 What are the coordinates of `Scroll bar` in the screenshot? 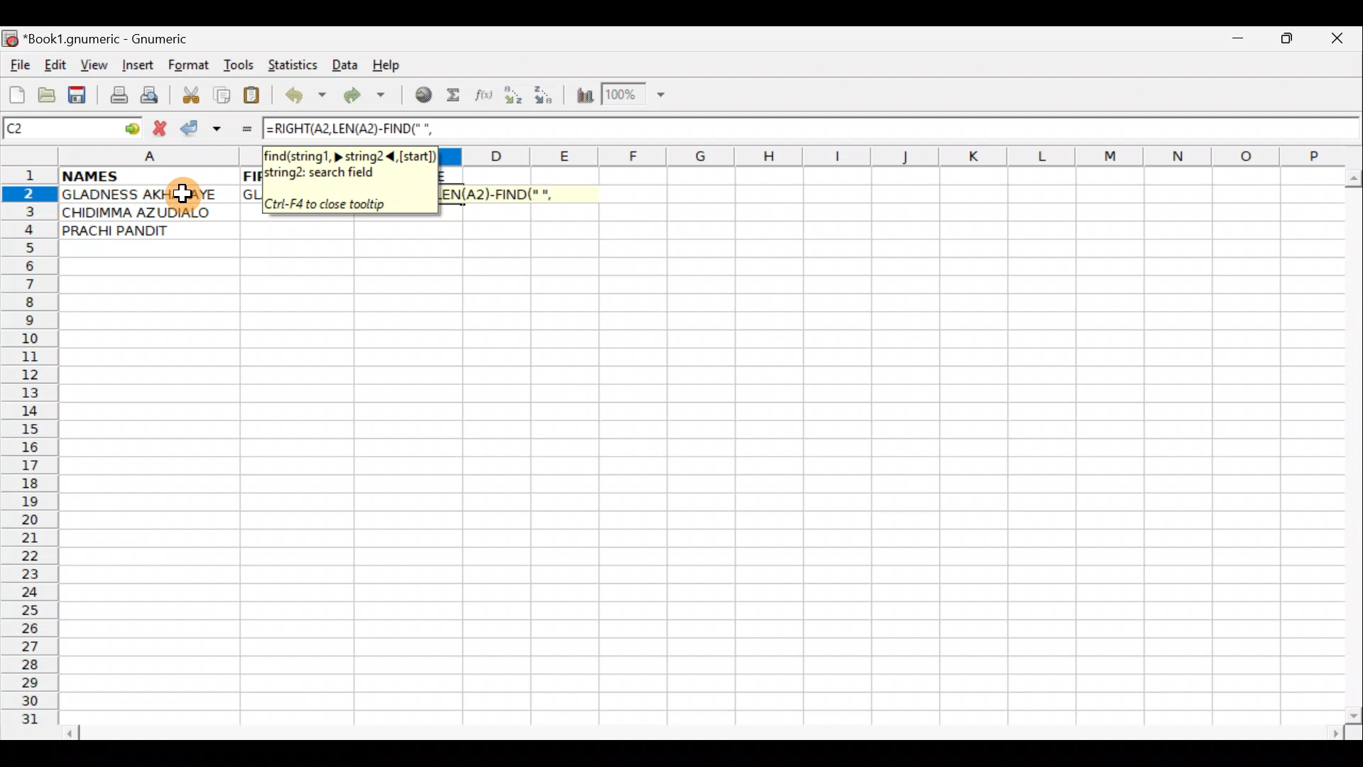 It's located at (1350, 443).